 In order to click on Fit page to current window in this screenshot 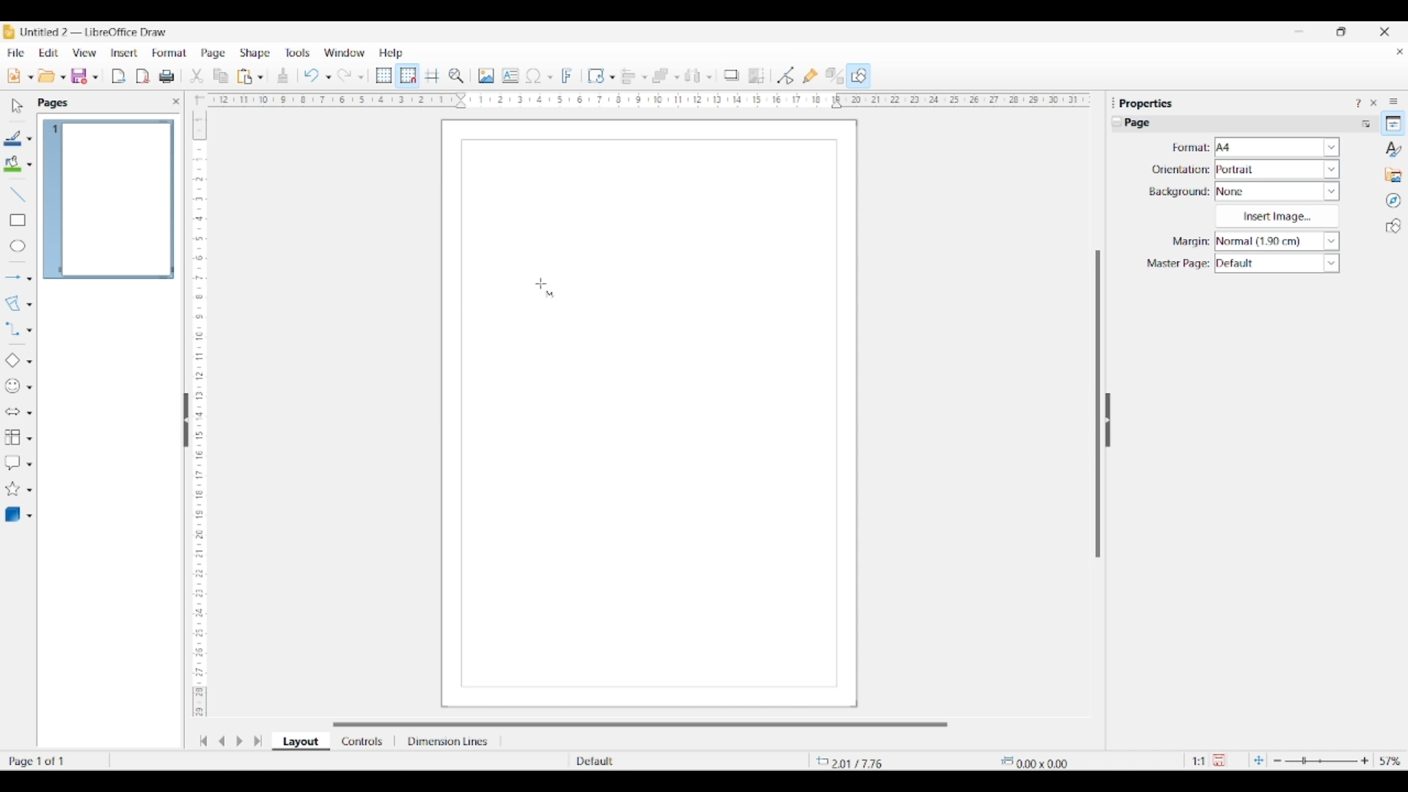, I will do `click(1258, 760)`.